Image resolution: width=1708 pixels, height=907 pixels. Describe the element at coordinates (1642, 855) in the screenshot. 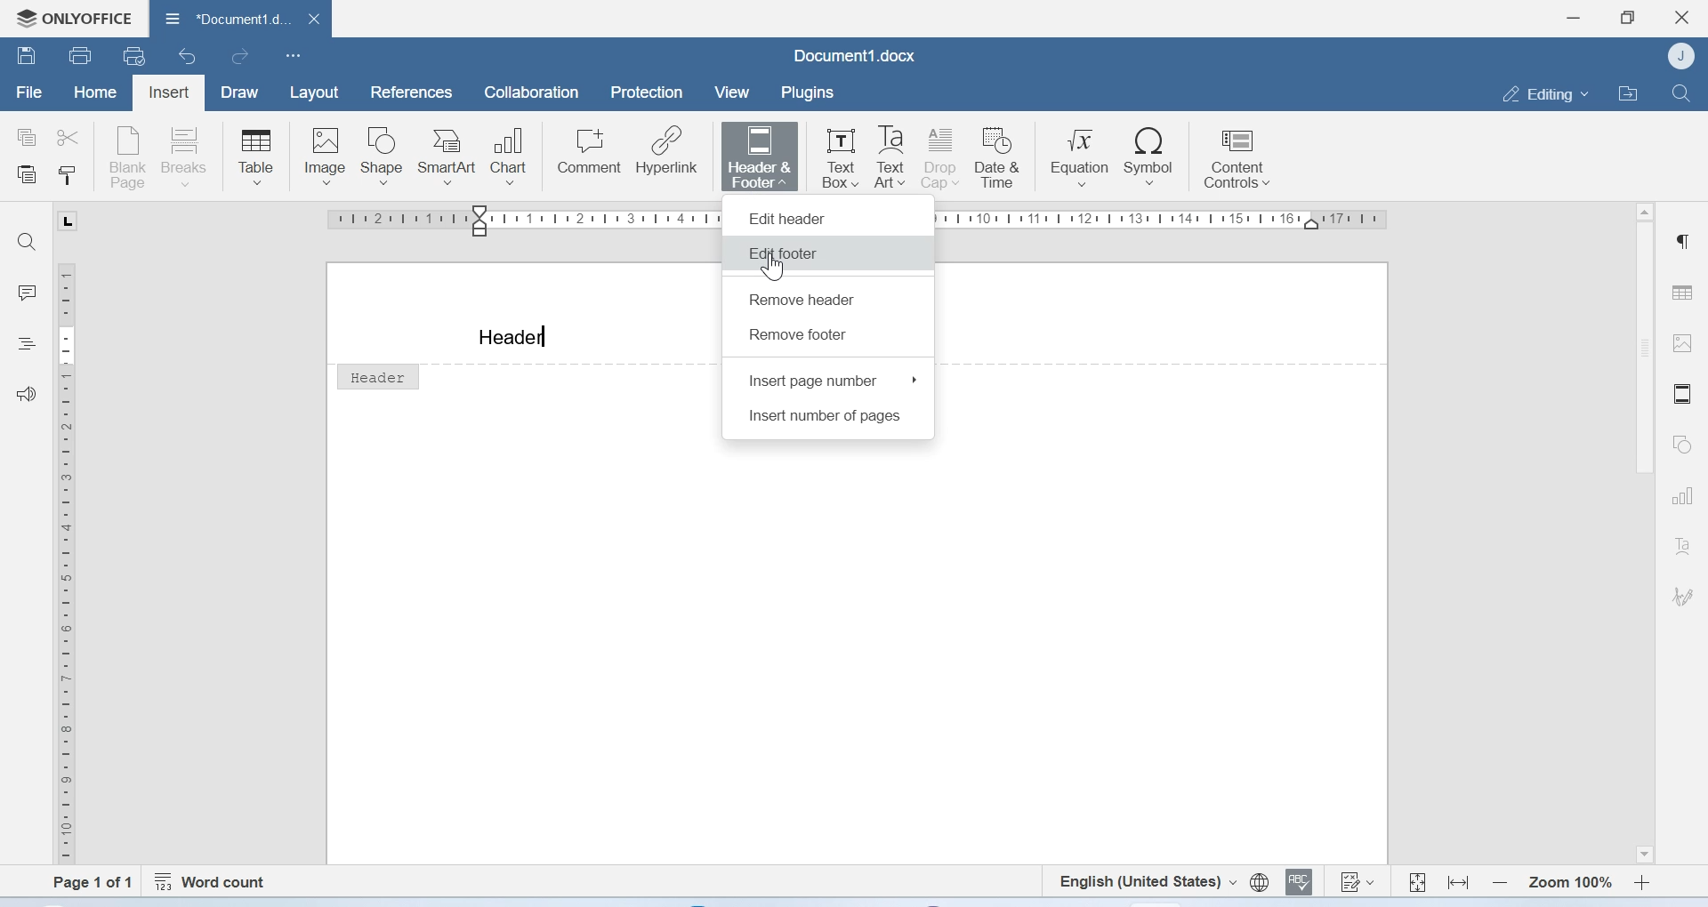

I see `Scroll down` at that location.